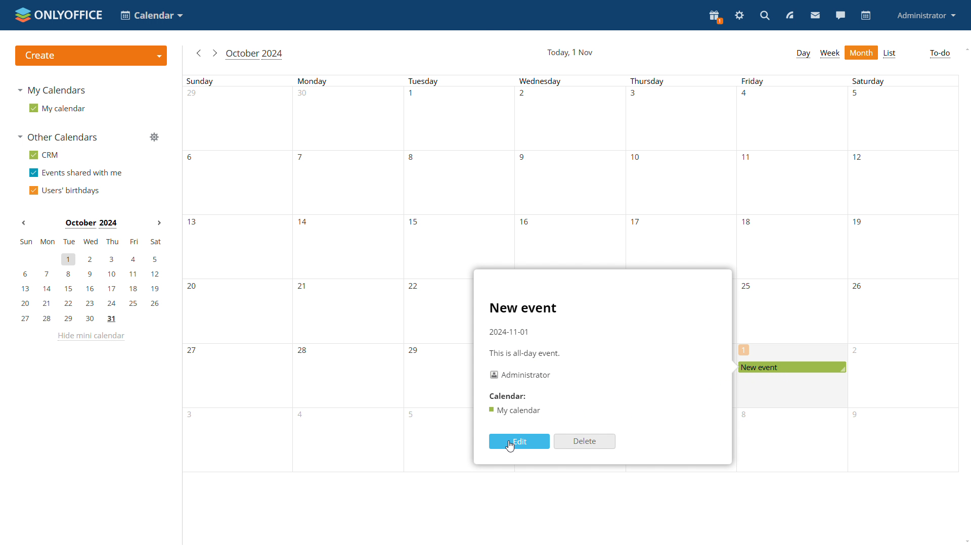 The image size is (971, 546). I want to click on Monday, so click(350, 275).